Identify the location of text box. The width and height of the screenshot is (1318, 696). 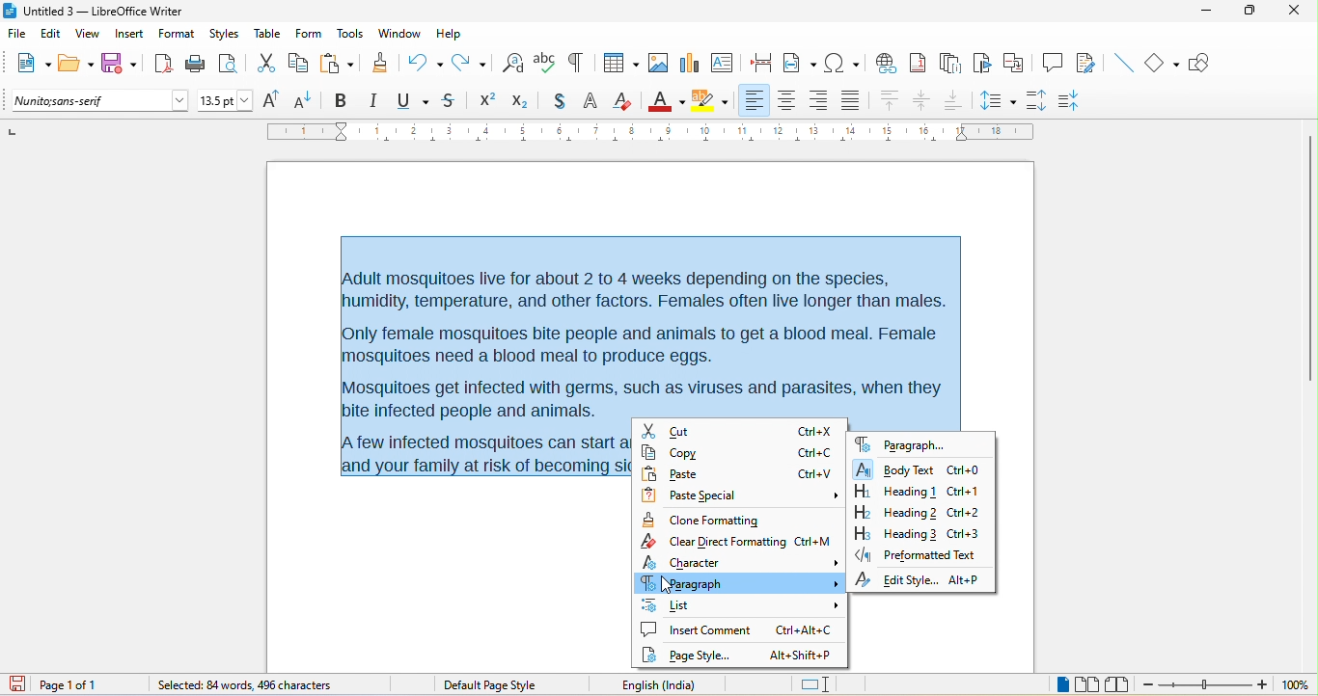
(722, 62).